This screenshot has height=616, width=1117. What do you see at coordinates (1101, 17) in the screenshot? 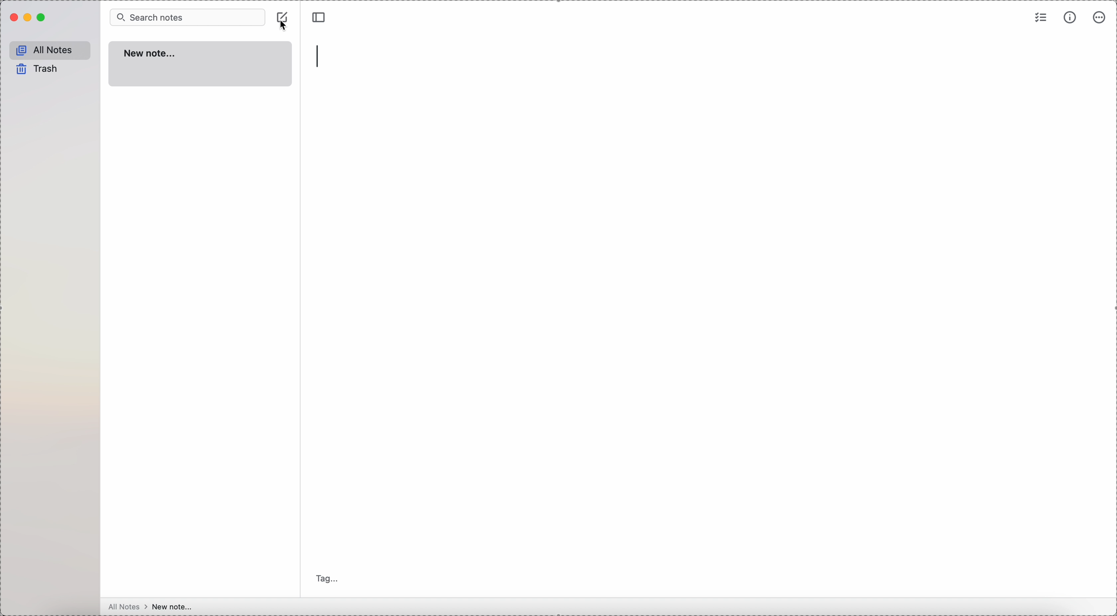
I see `more options` at bounding box center [1101, 17].